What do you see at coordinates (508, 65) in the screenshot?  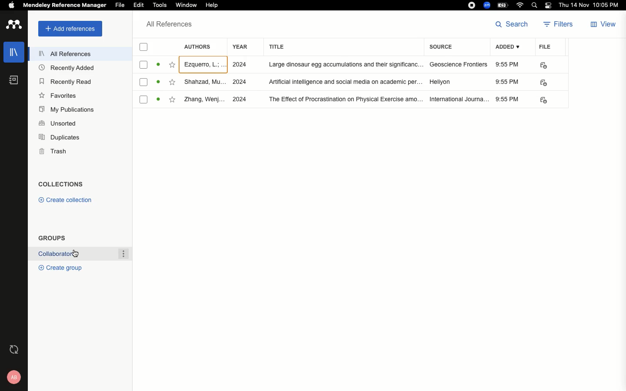 I see `9:55 PM` at bounding box center [508, 65].